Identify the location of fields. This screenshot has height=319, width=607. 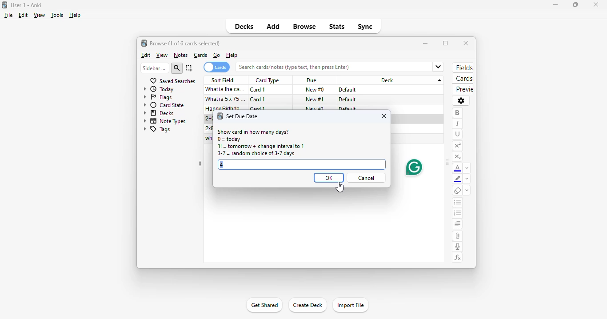
(464, 68).